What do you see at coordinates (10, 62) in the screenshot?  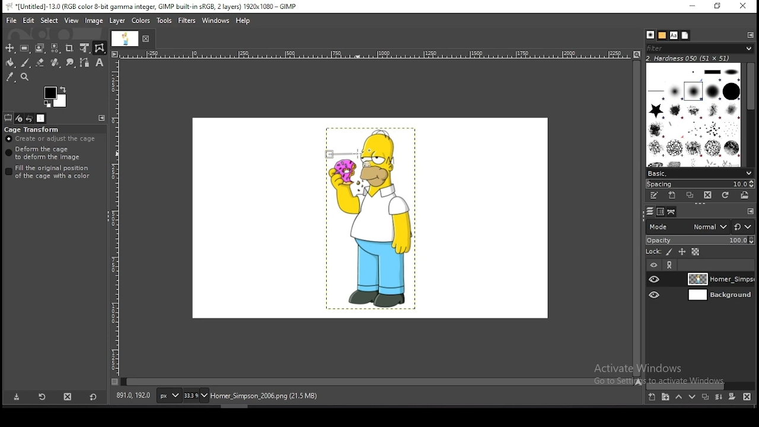 I see `paint bucket tool` at bounding box center [10, 62].